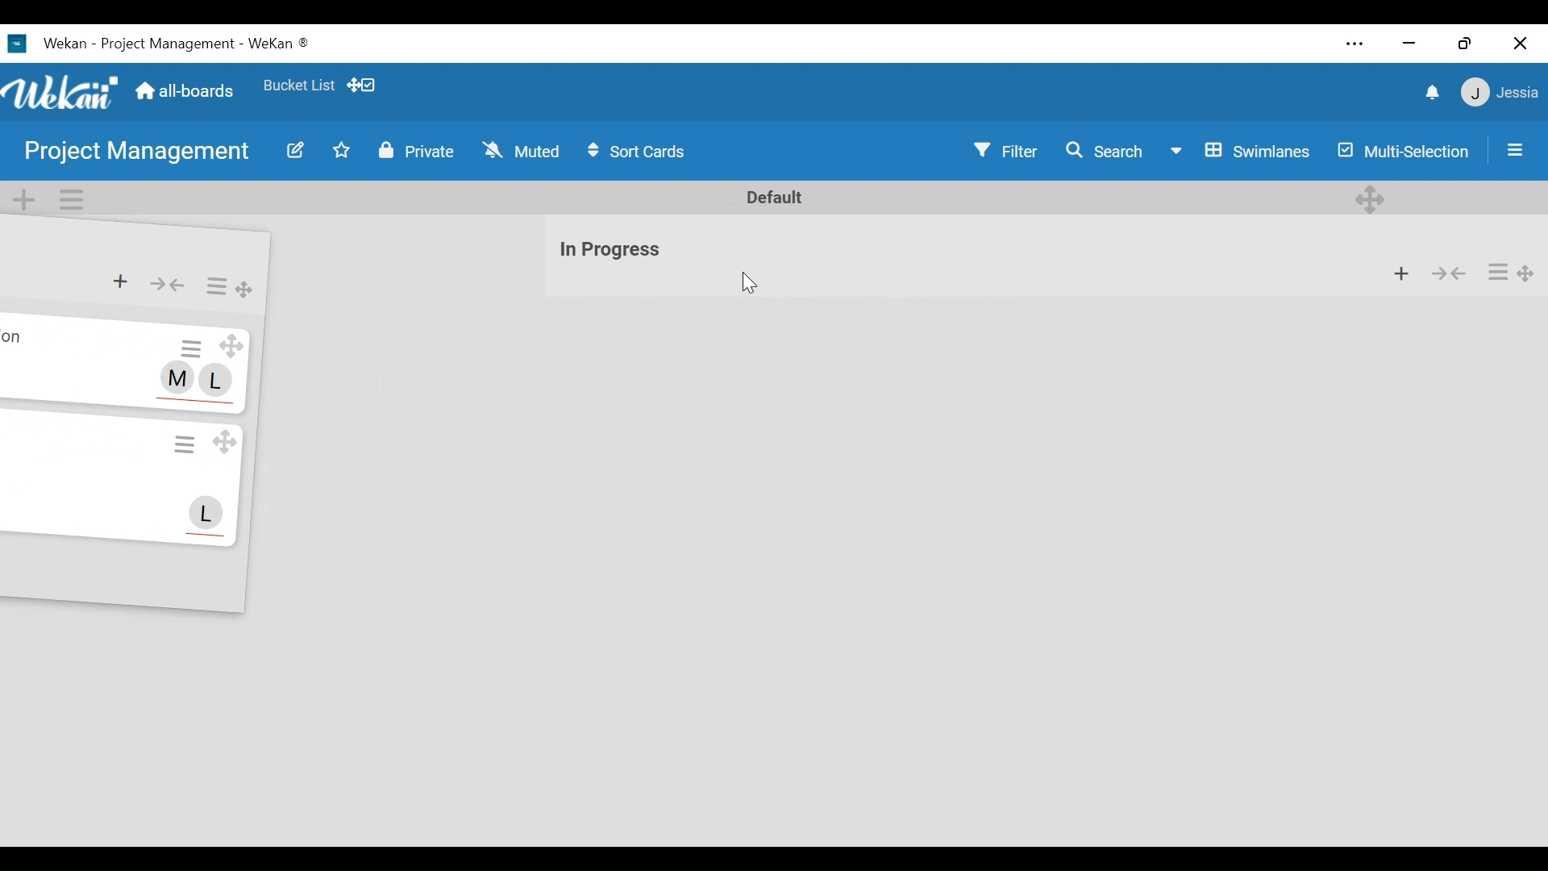 The image size is (1548, 871). I want to click on member settings, so click(1499, 91).